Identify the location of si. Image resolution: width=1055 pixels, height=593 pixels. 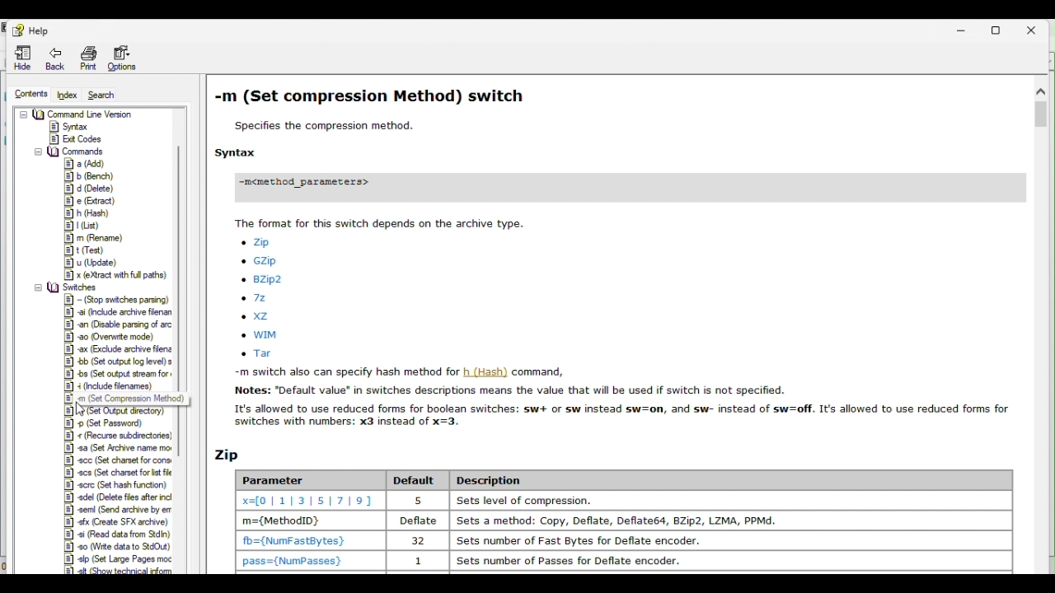
(117, 535).